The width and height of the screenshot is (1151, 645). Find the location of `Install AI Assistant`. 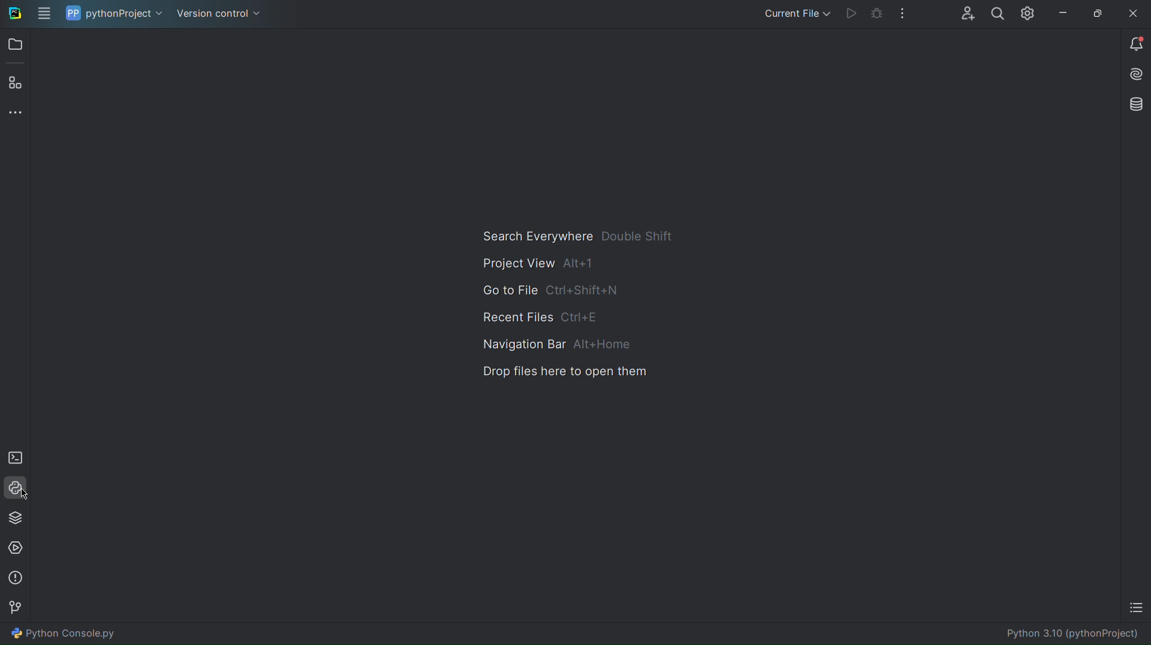

Install AI Assistant is located at coordinates (1135, 74).